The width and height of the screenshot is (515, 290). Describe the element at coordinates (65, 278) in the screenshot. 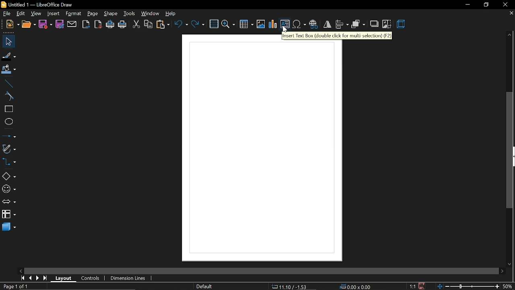

I see `layout` at that location.